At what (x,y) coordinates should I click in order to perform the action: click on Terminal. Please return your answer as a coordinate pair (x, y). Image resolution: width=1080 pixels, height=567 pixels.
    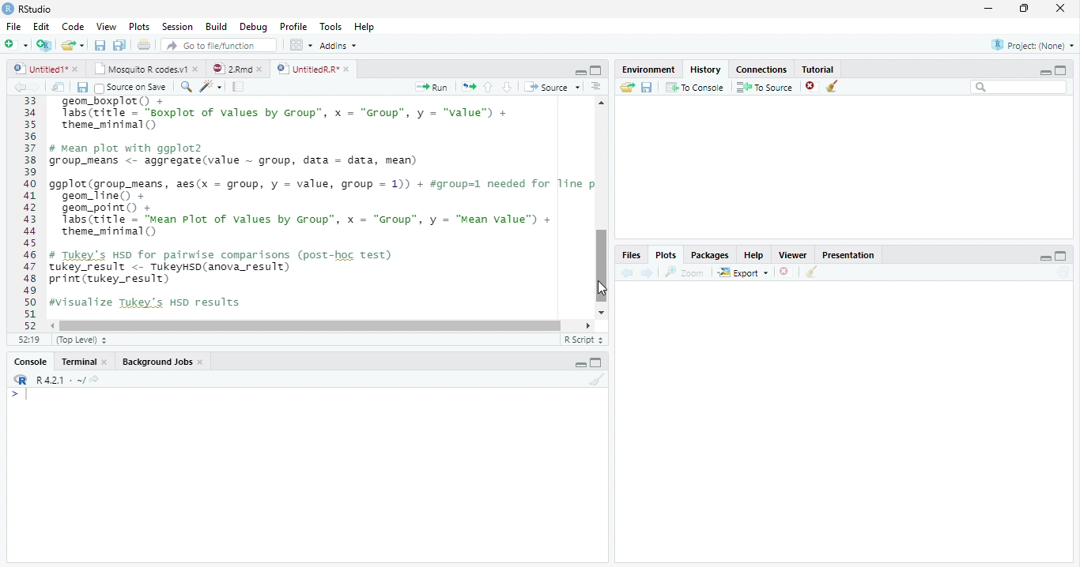
    Looking at the image, I should click on (85, 362).